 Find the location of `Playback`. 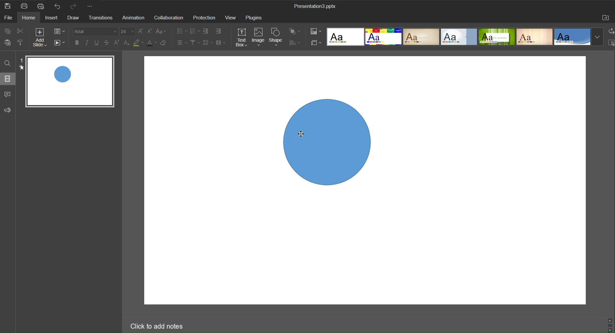

Playback is located at coordinates (60, 44).